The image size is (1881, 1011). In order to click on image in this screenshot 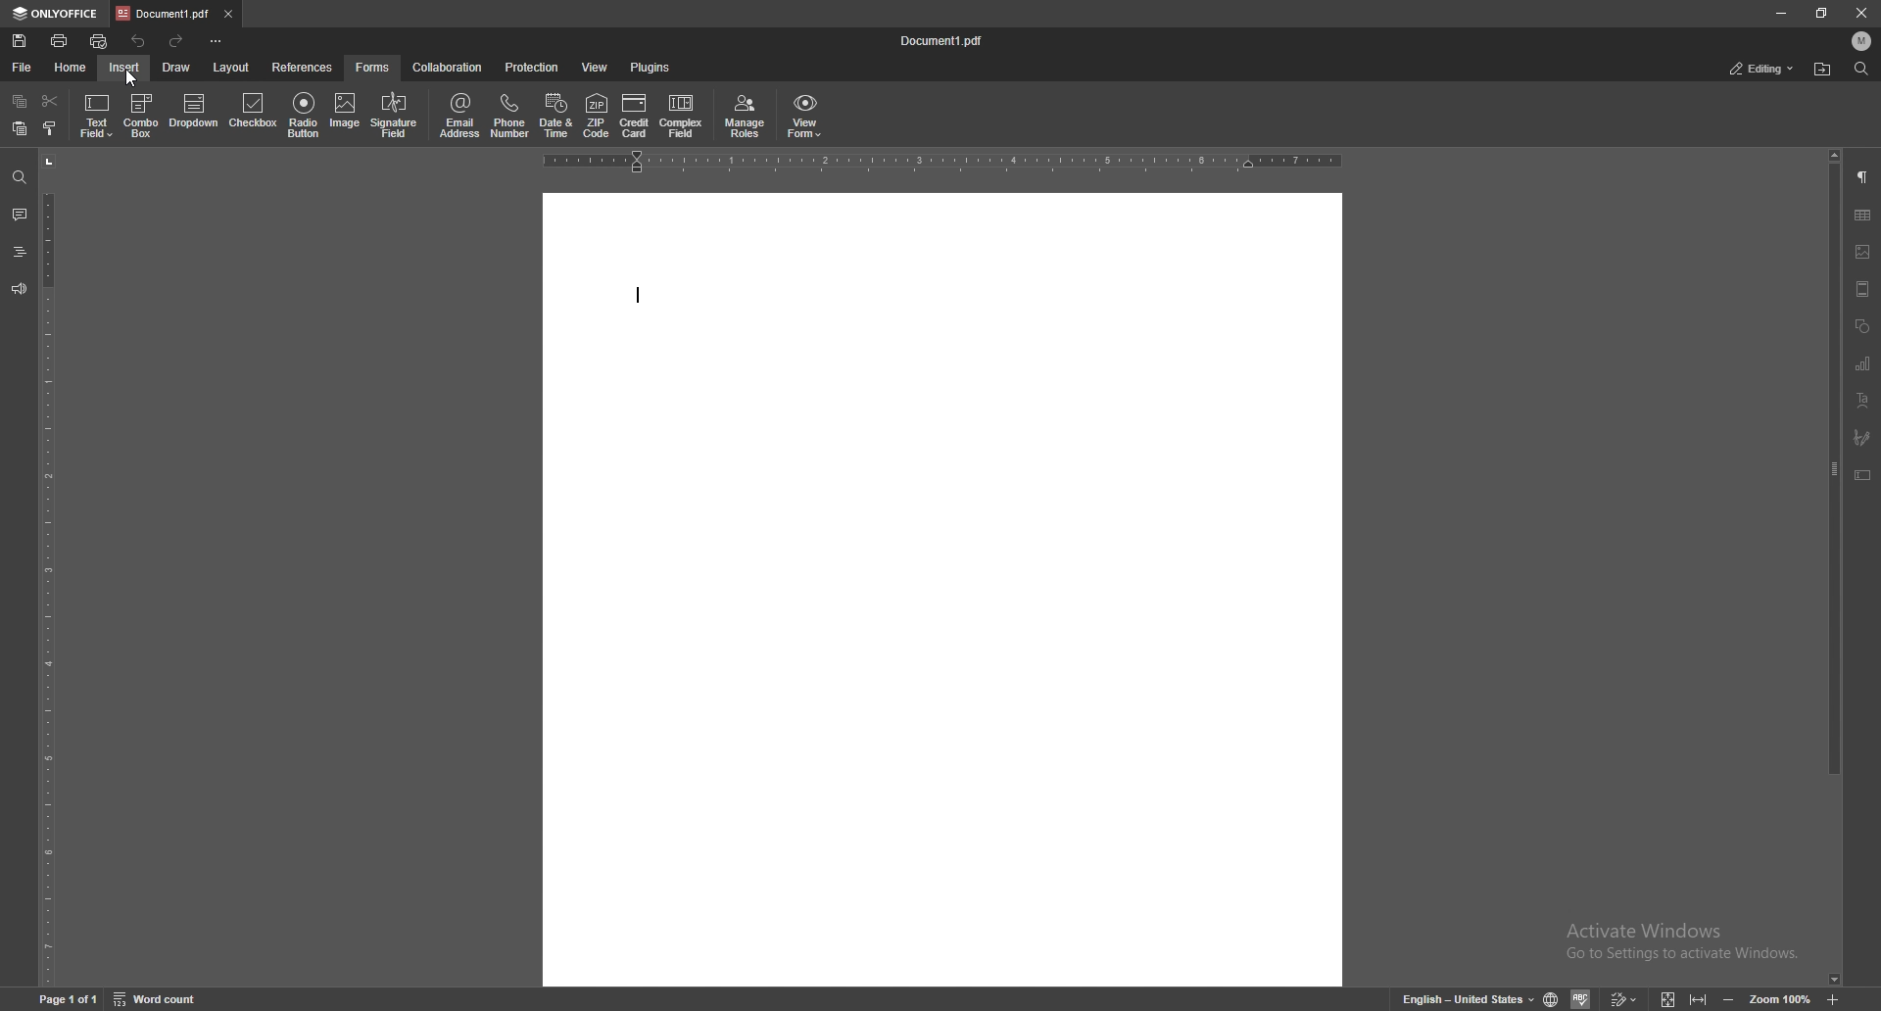, I will do `click(345, 114)`.